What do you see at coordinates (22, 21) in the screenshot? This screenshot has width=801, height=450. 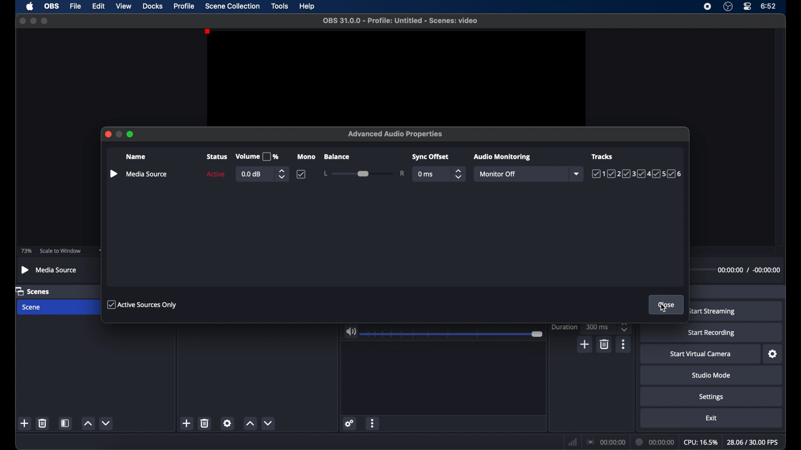 I see `close` at bounding box center [22, 21].